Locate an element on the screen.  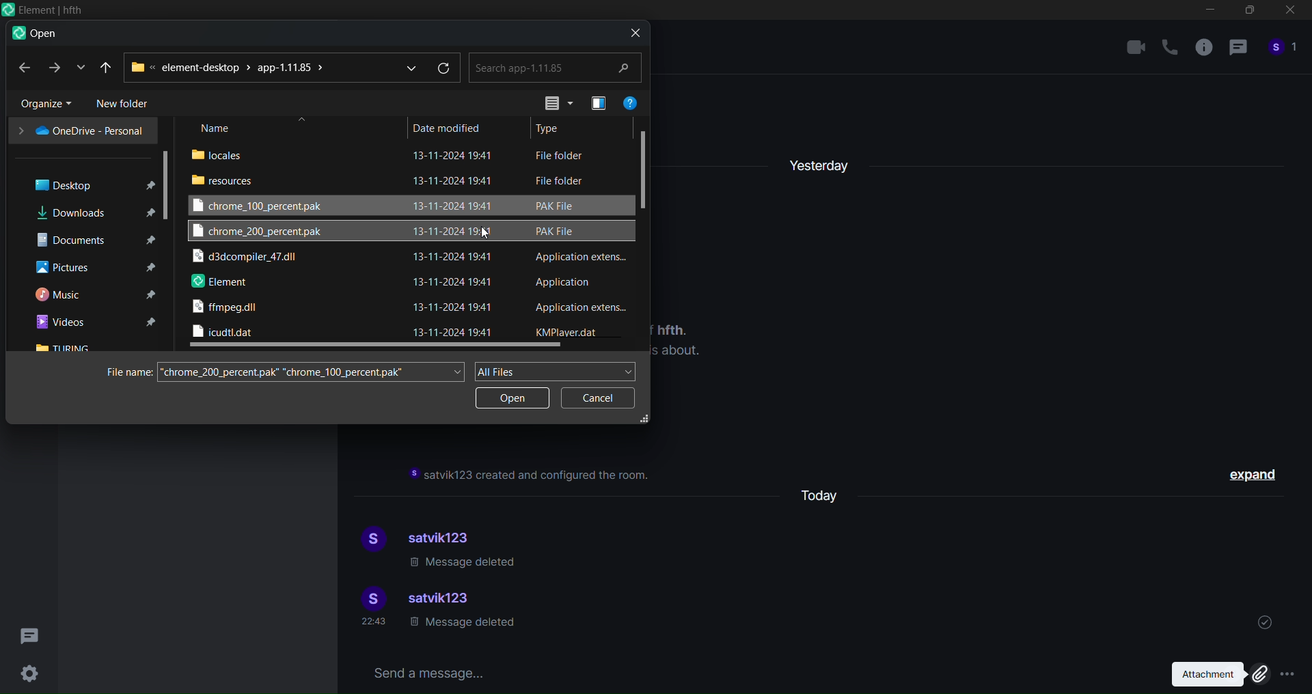
help is located at coordinates (631, 100).